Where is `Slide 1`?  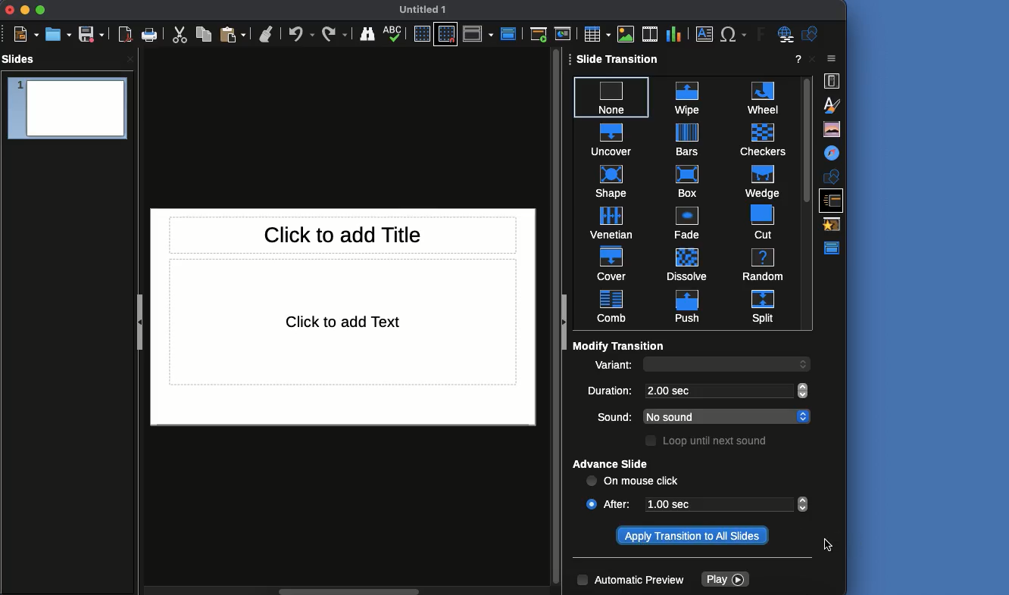
Slide 1 is located at coordinates (67, 111).